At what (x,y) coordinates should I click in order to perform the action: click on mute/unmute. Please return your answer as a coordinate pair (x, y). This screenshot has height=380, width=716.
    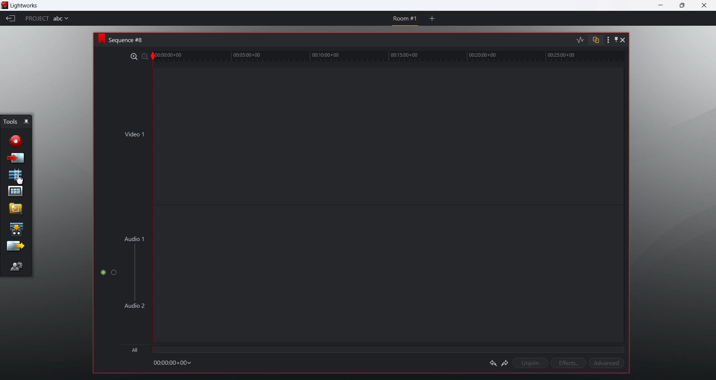
    Looking at the image, I should click on (101, 273).